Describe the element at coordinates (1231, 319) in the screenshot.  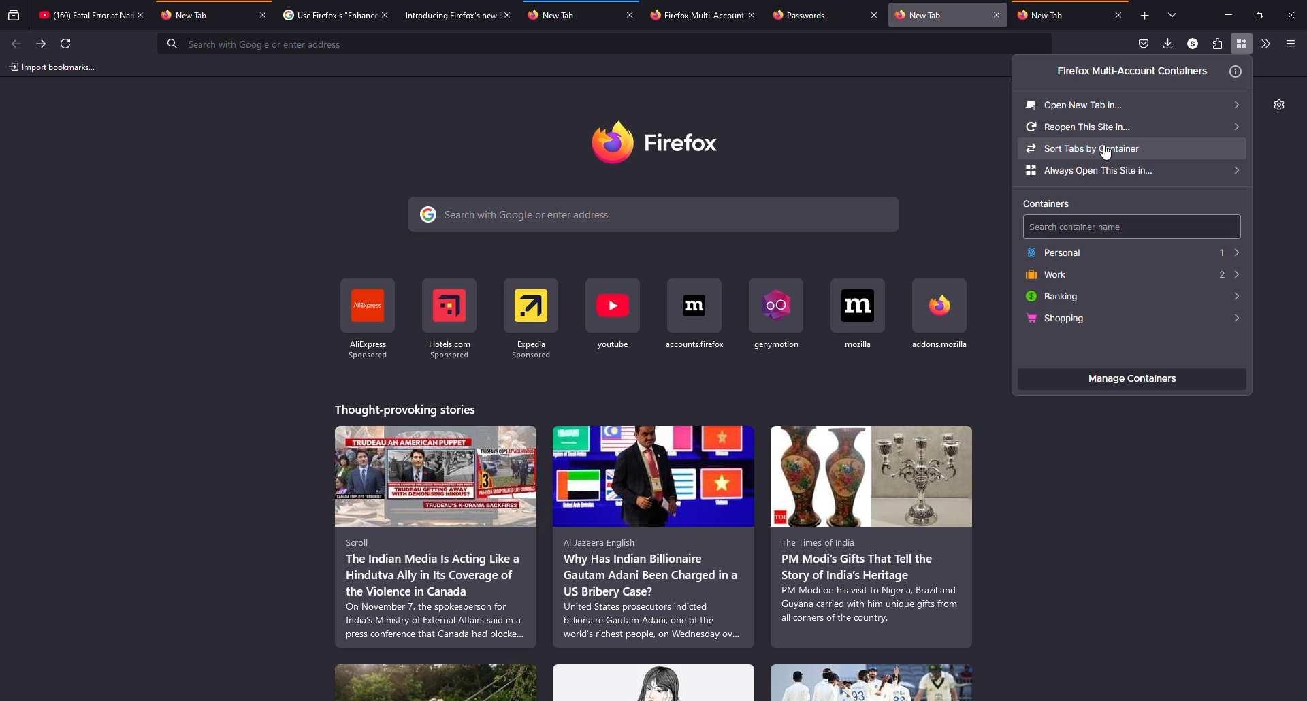
I see `expand` at that location.